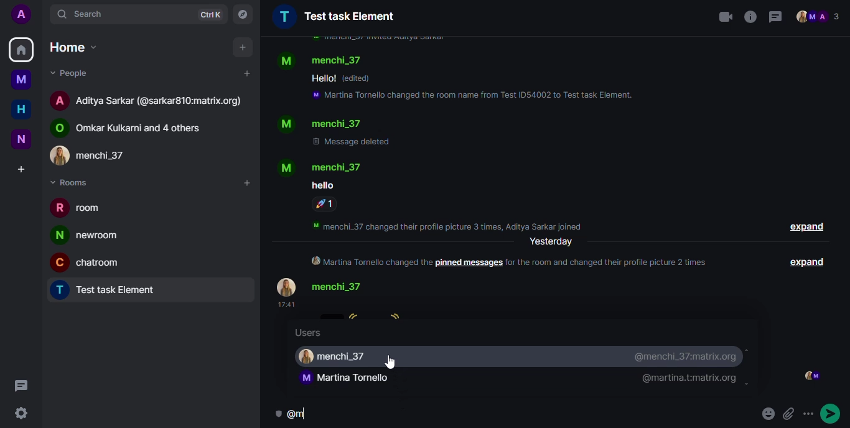 This screenshot has width=850, height=428. I want to click on home drop down, so click(72, 46).